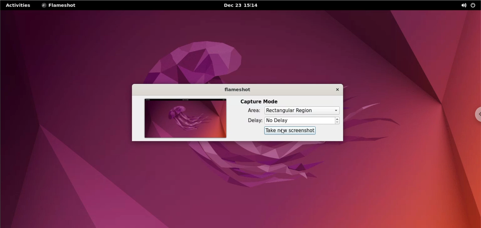 The height and width of the screenshot is (228, 481). Describe the element at coordinates (302, 110) in the screenshot. I see `capture area options` at that location.